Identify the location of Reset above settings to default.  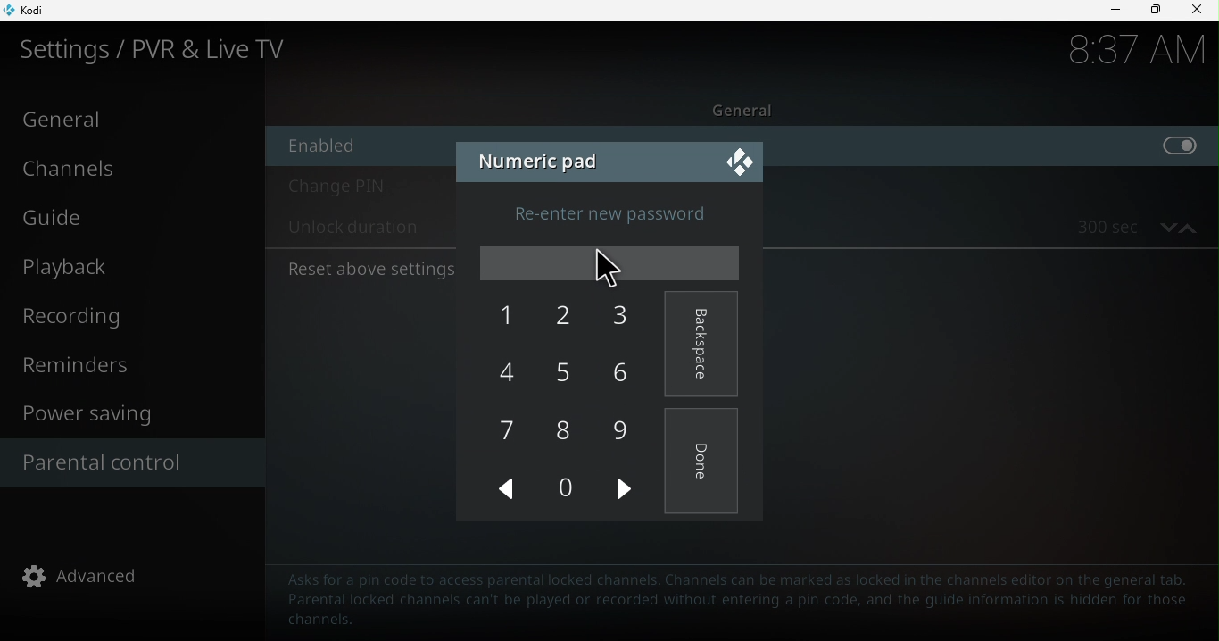
(369, 270).